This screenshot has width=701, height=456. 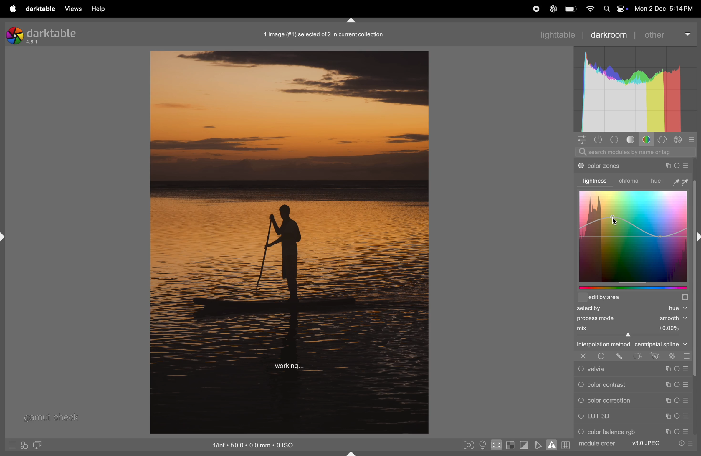 What do you see at coordinates (45, 36) in the screenshot?
I see `darktable` at bounding box center [45, 36].